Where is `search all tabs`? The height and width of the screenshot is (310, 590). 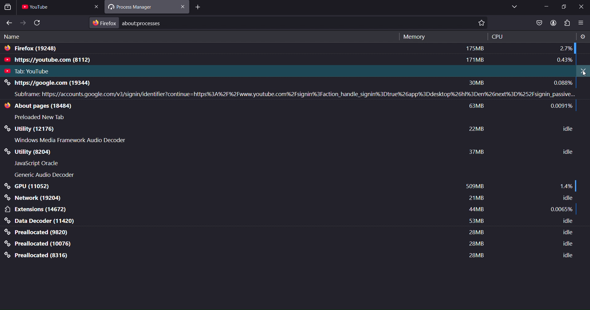 search all tabs is located at coordinates (9, 8).